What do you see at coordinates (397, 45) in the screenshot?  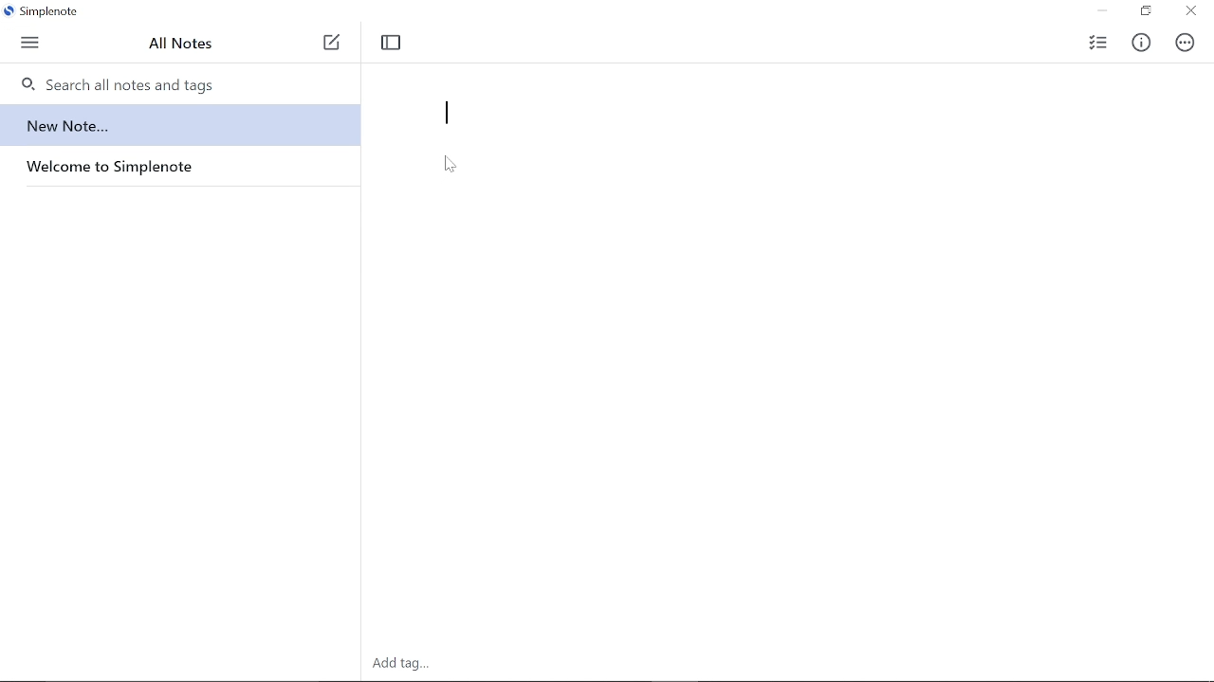 I see `Toggle focus mode` at bounding box center [397, 45].